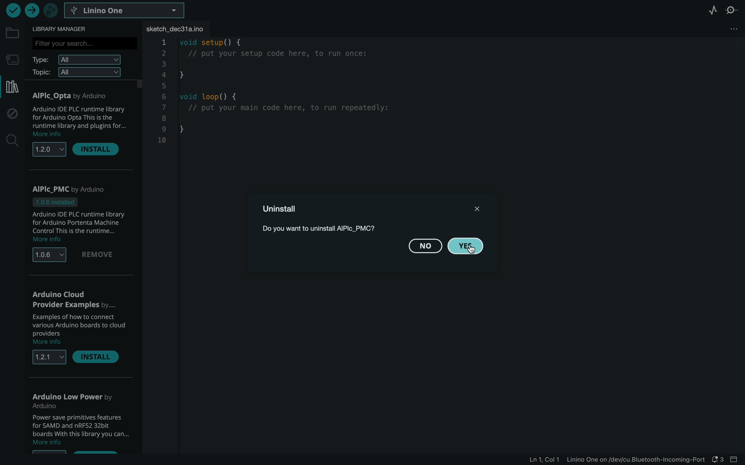 This screenshot has width=745, height=465. I want to click on description, so click(362, 229).